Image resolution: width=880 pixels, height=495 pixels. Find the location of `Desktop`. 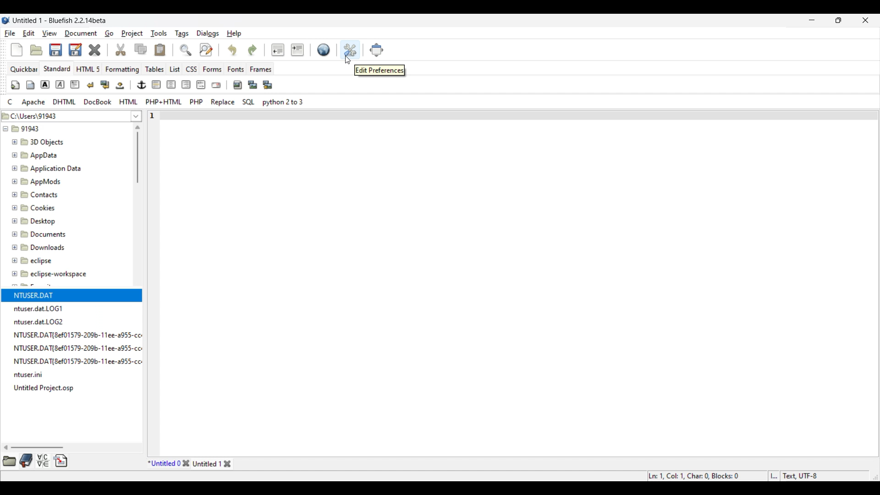

Desktop is located at coordinates (39, 220).